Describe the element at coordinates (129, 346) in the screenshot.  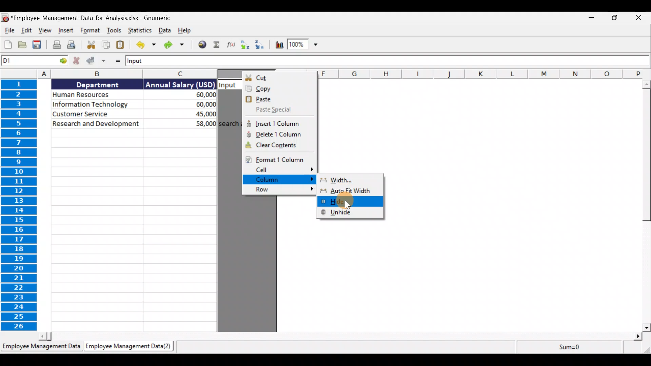
I see `Sheet 2` at that location.